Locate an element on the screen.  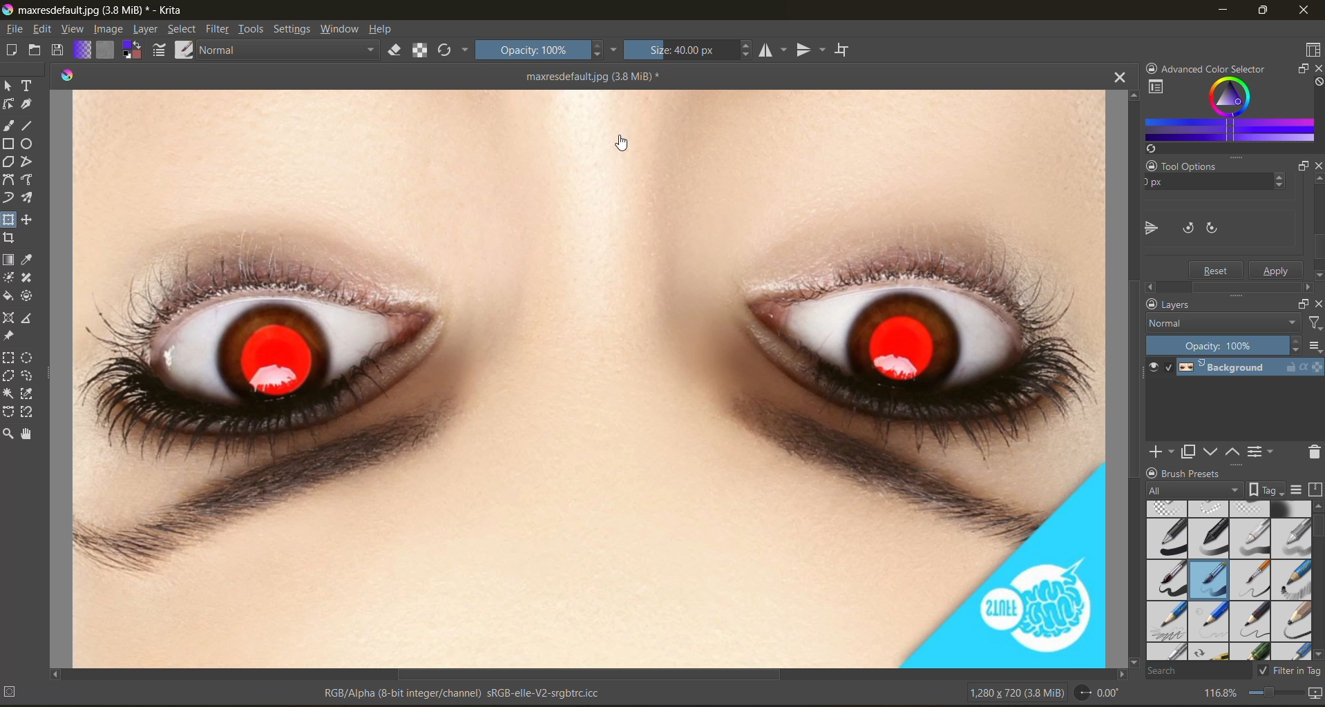
opacity is located at coordinates (1224, 345).